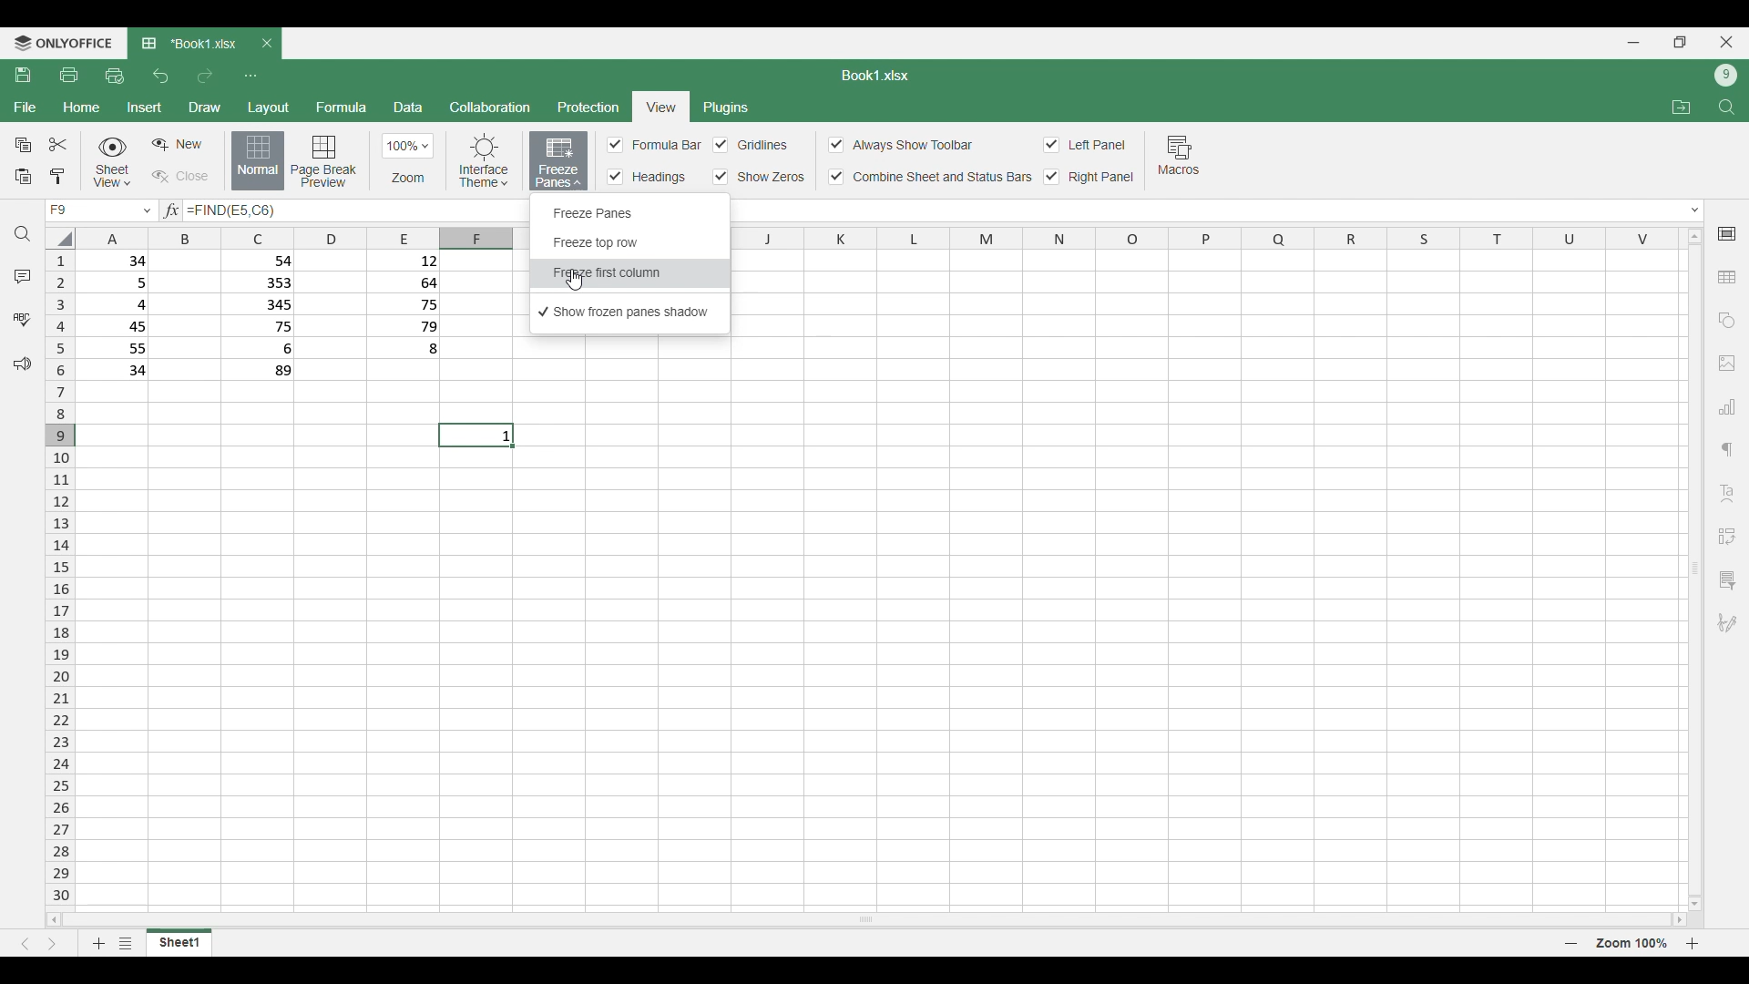  I want to click on move right, so click(1674, 919).